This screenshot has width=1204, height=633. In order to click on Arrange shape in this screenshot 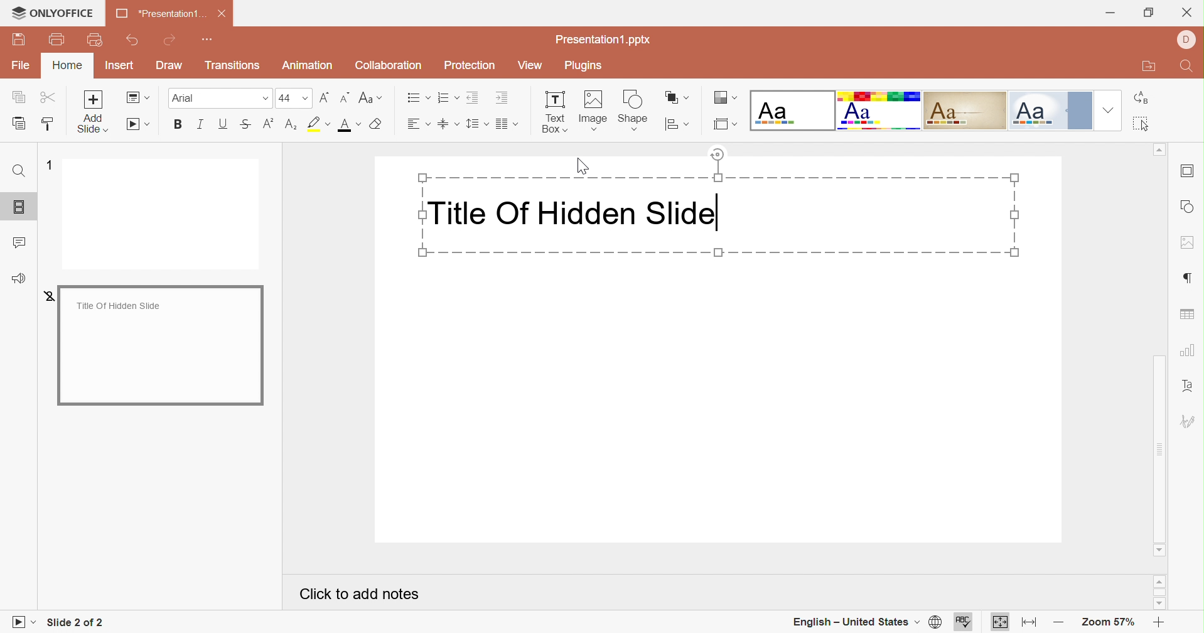, I will do `click(677, 96)`.